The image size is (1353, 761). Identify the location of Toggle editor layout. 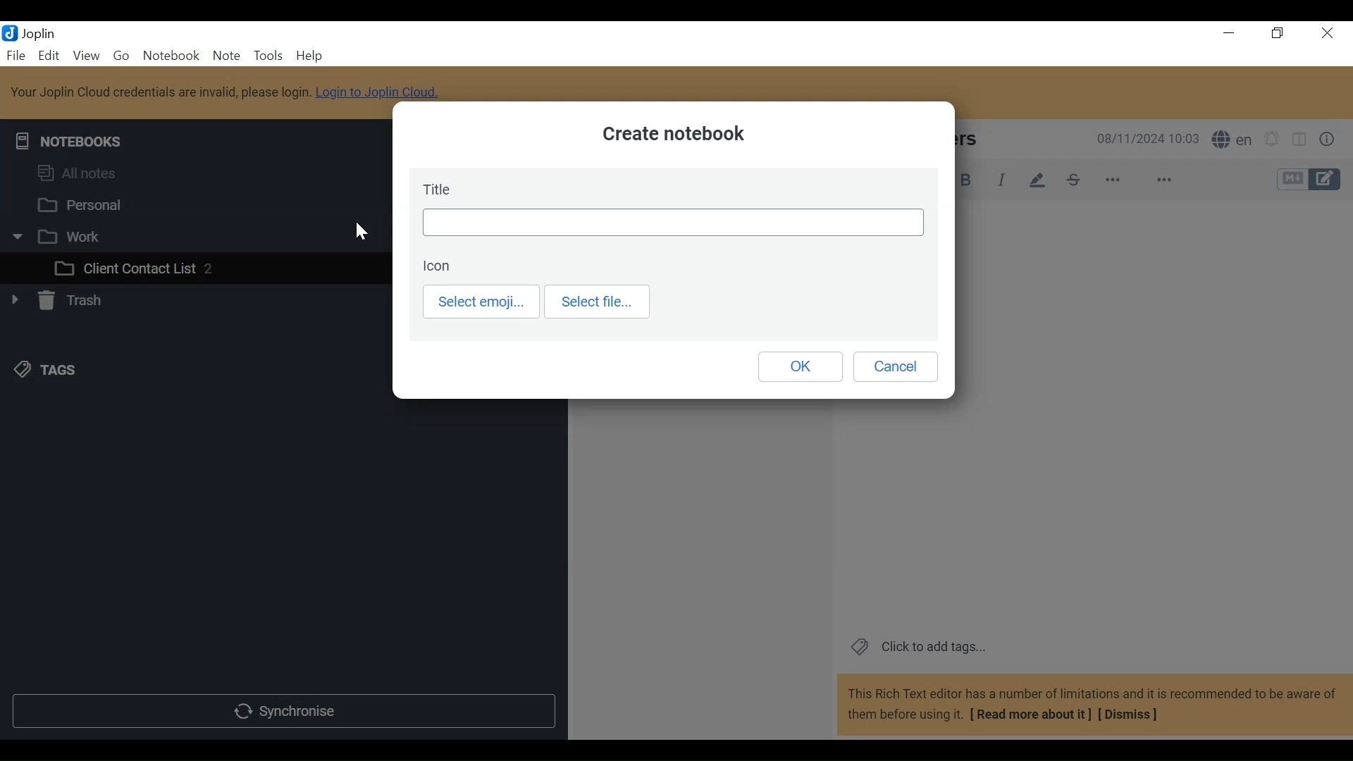
(1299, 138).